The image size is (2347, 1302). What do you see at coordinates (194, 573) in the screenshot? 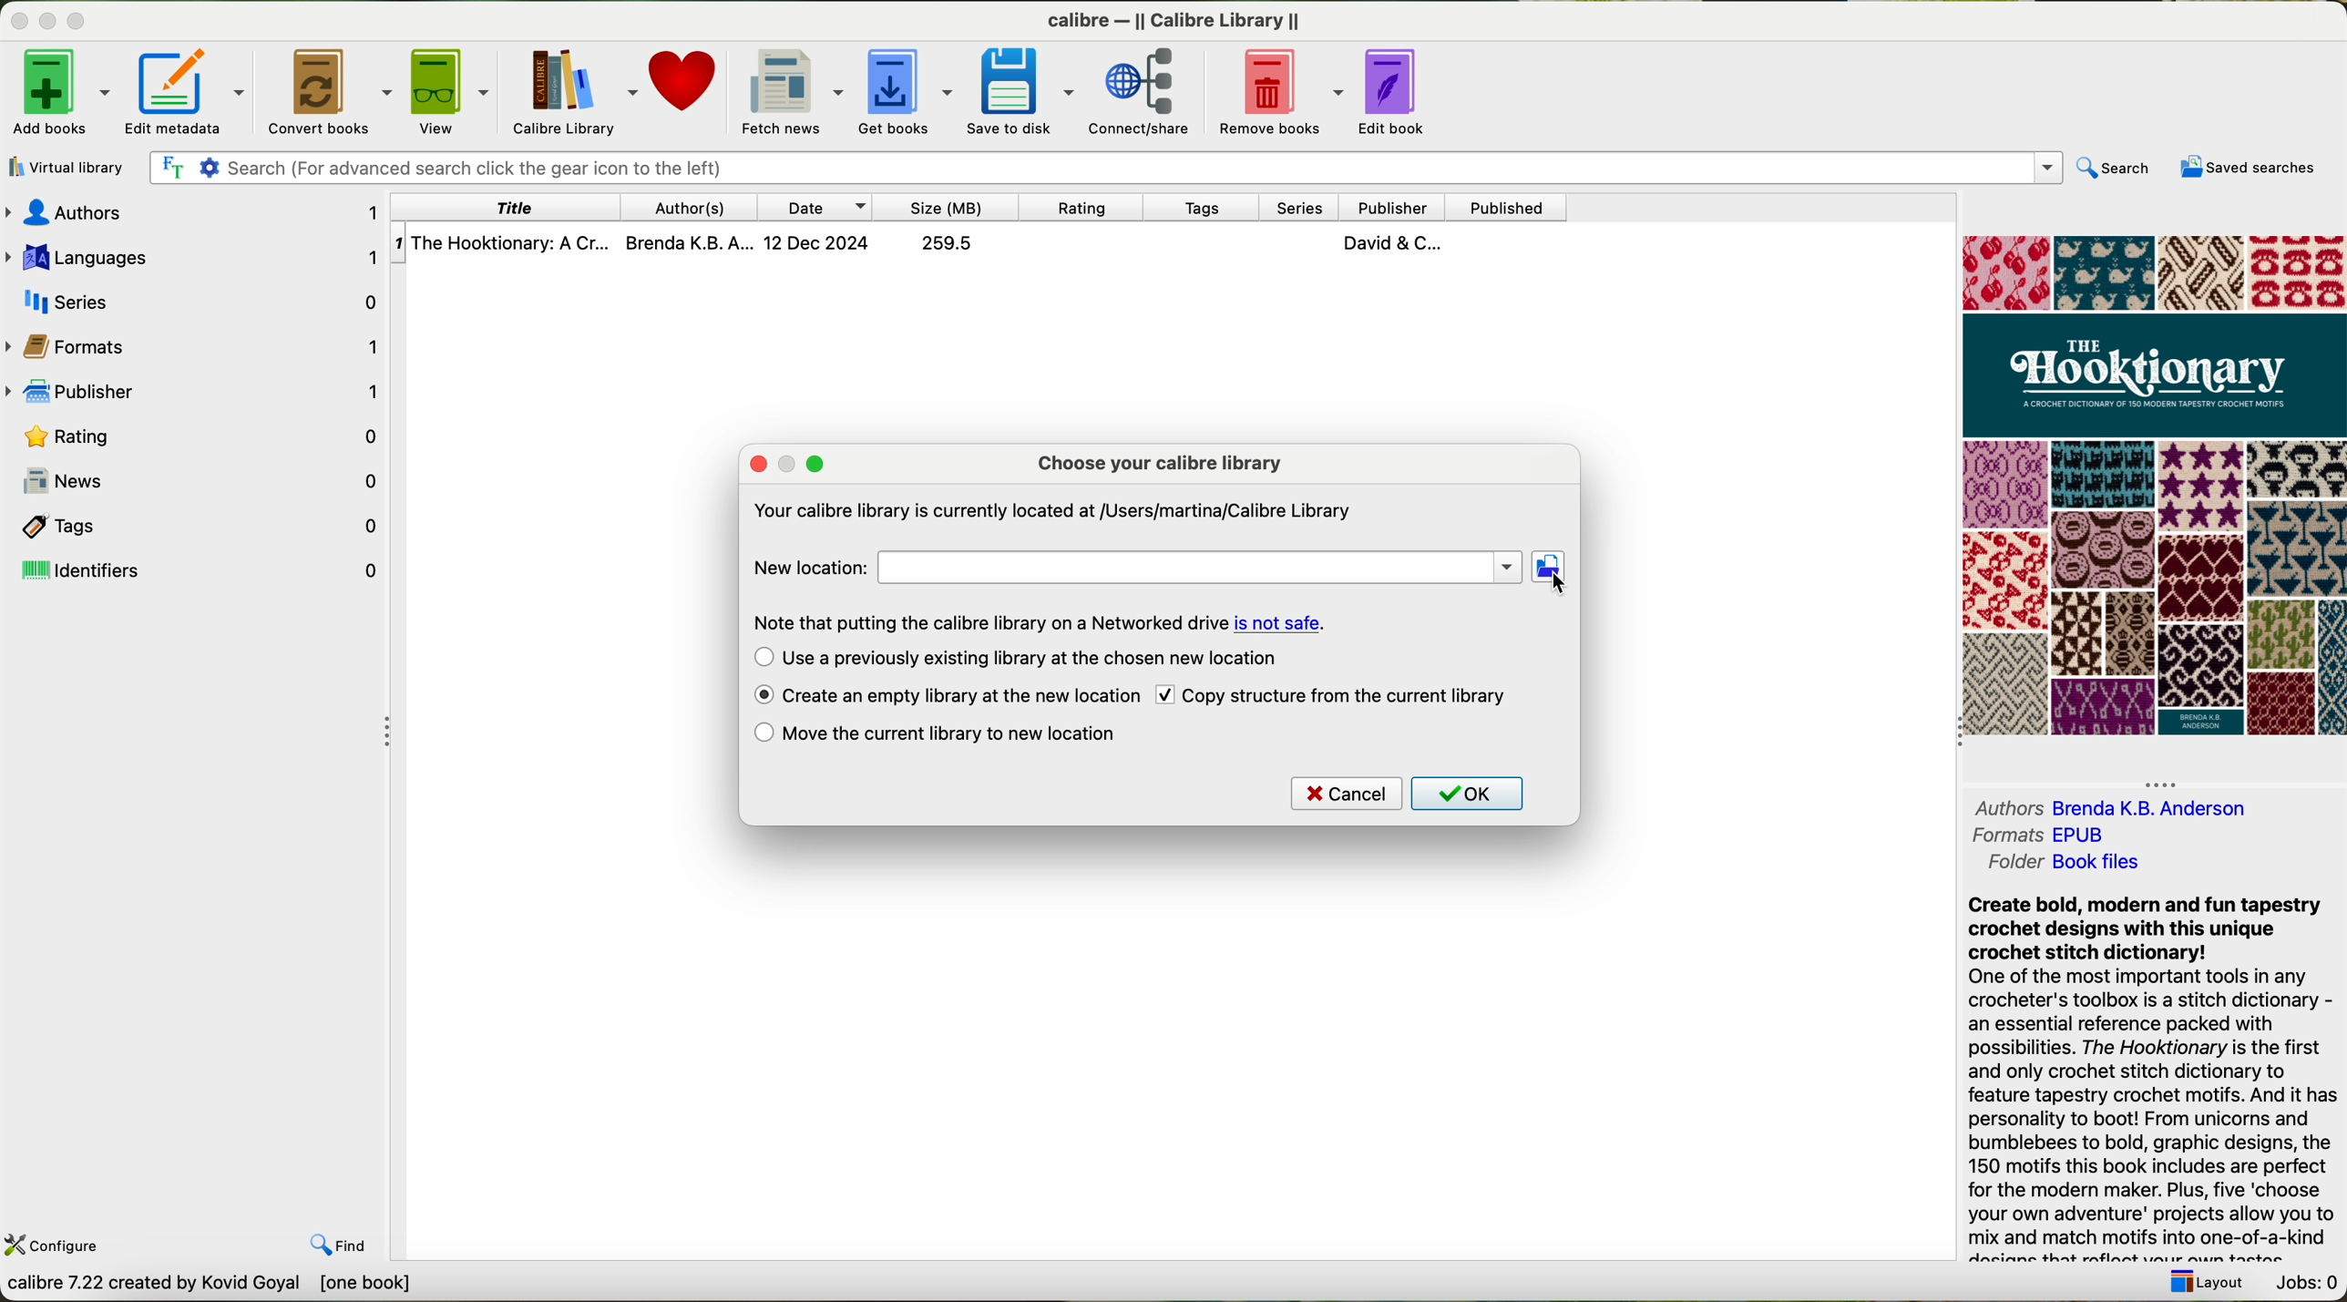
I see `identifiers` at bounding box center [194, 573].